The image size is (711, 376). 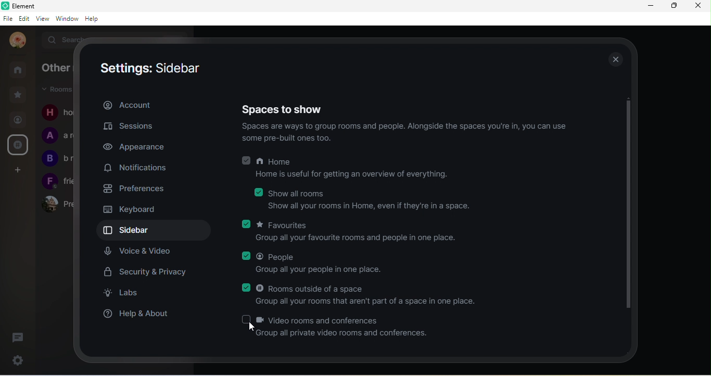 I want to click on show all room, so click(x=364, y=199).